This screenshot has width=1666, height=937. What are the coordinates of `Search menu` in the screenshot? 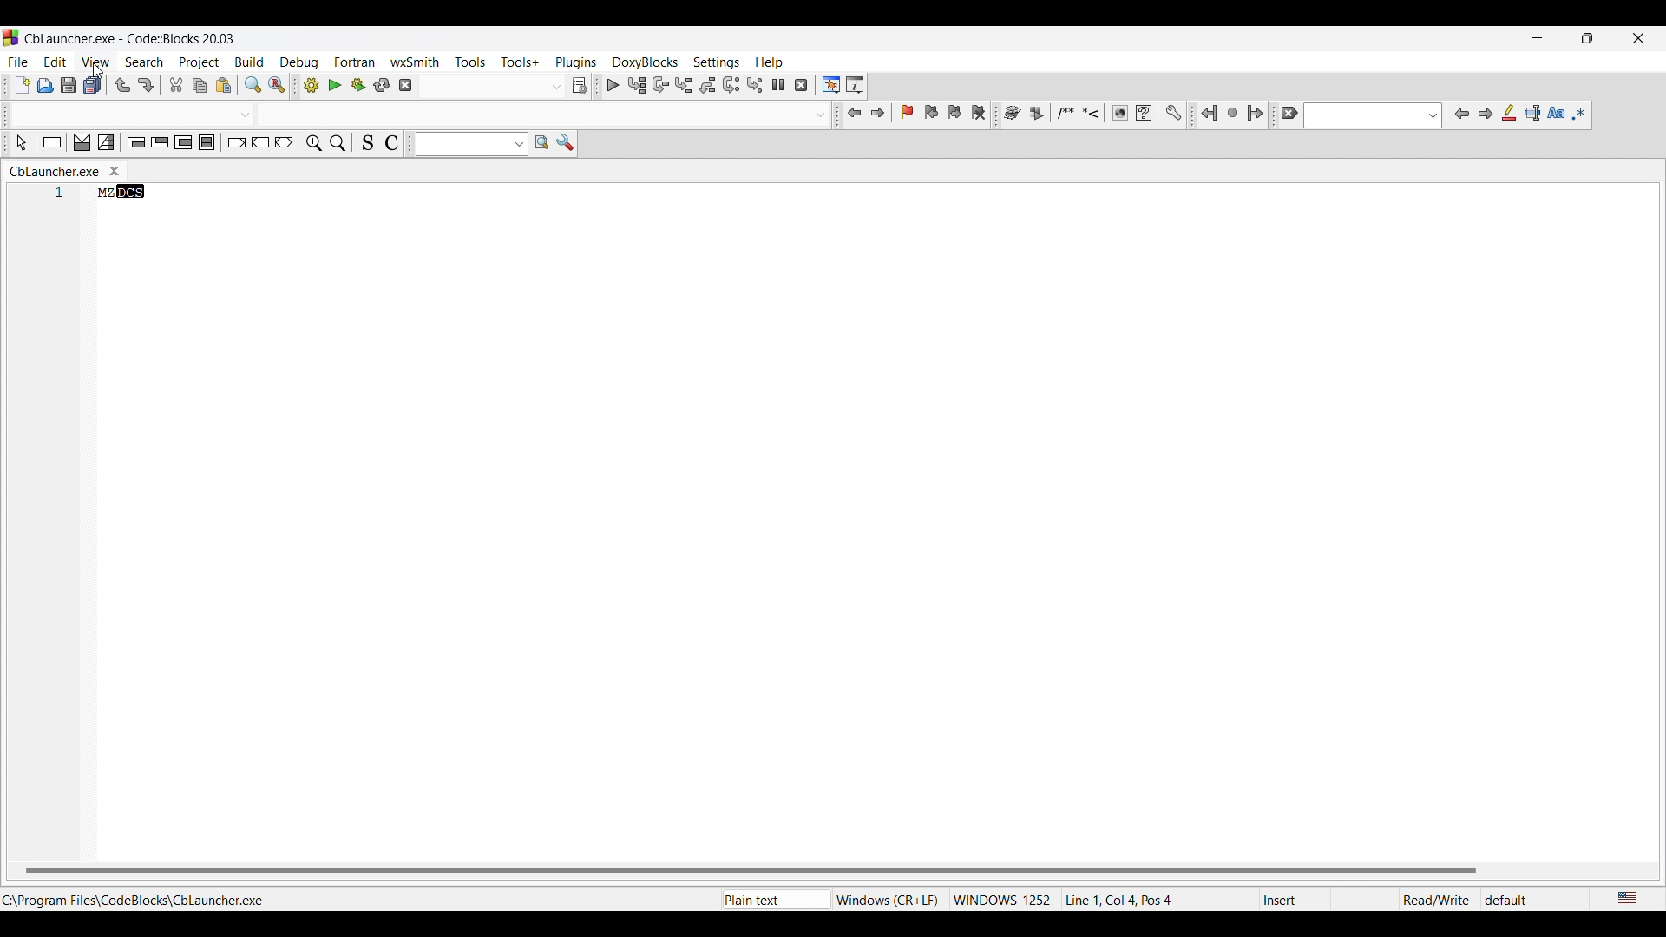 It's located at (145, 62).